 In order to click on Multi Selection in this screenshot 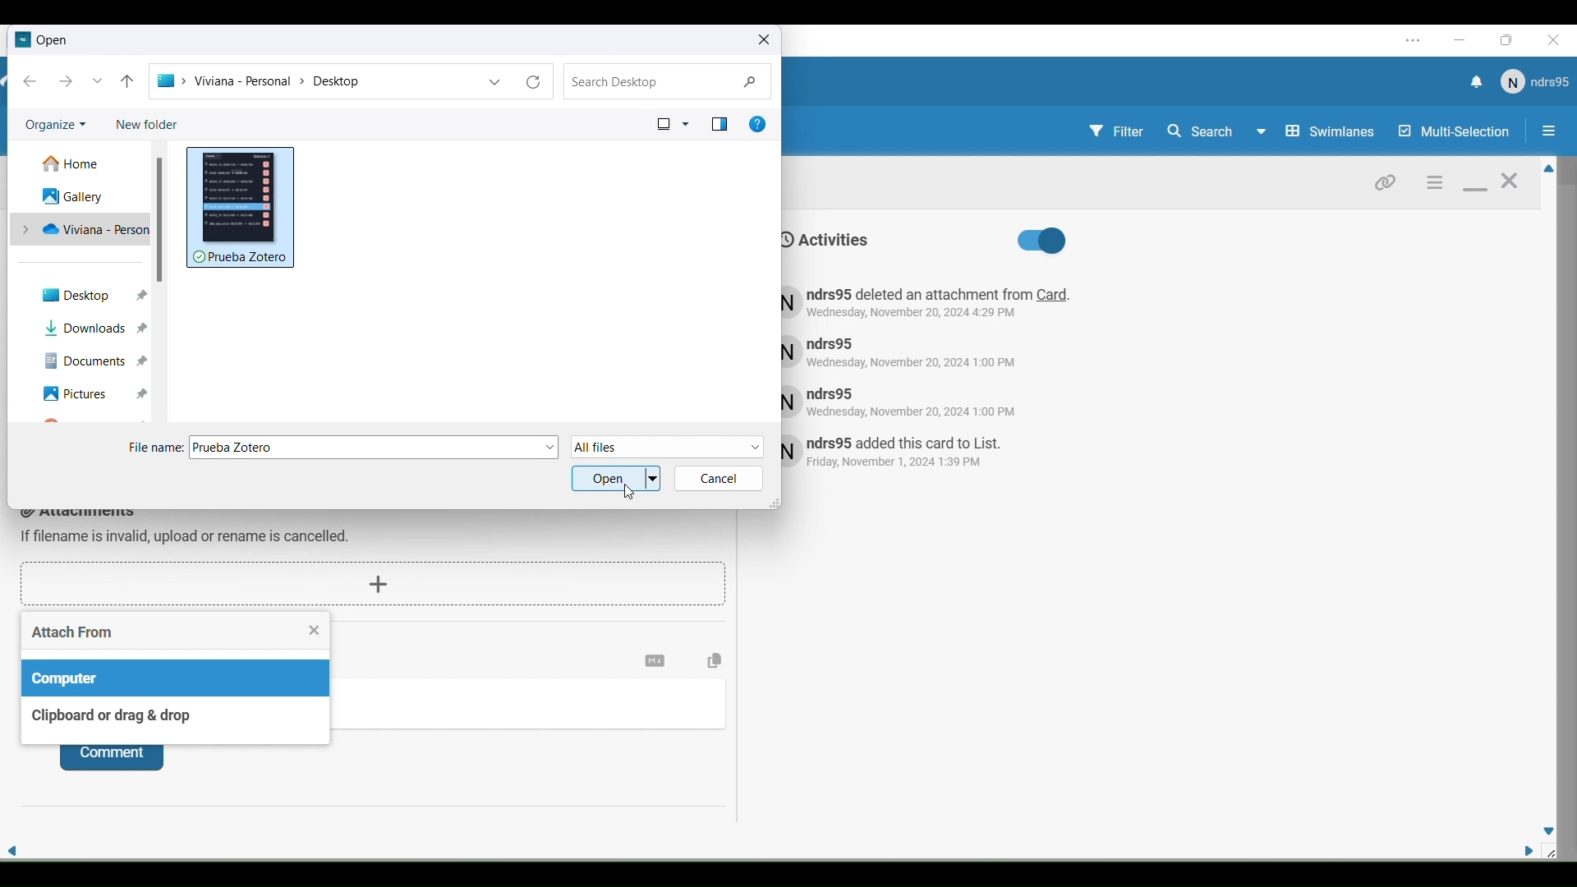, I will do `click(1452, 132)`.